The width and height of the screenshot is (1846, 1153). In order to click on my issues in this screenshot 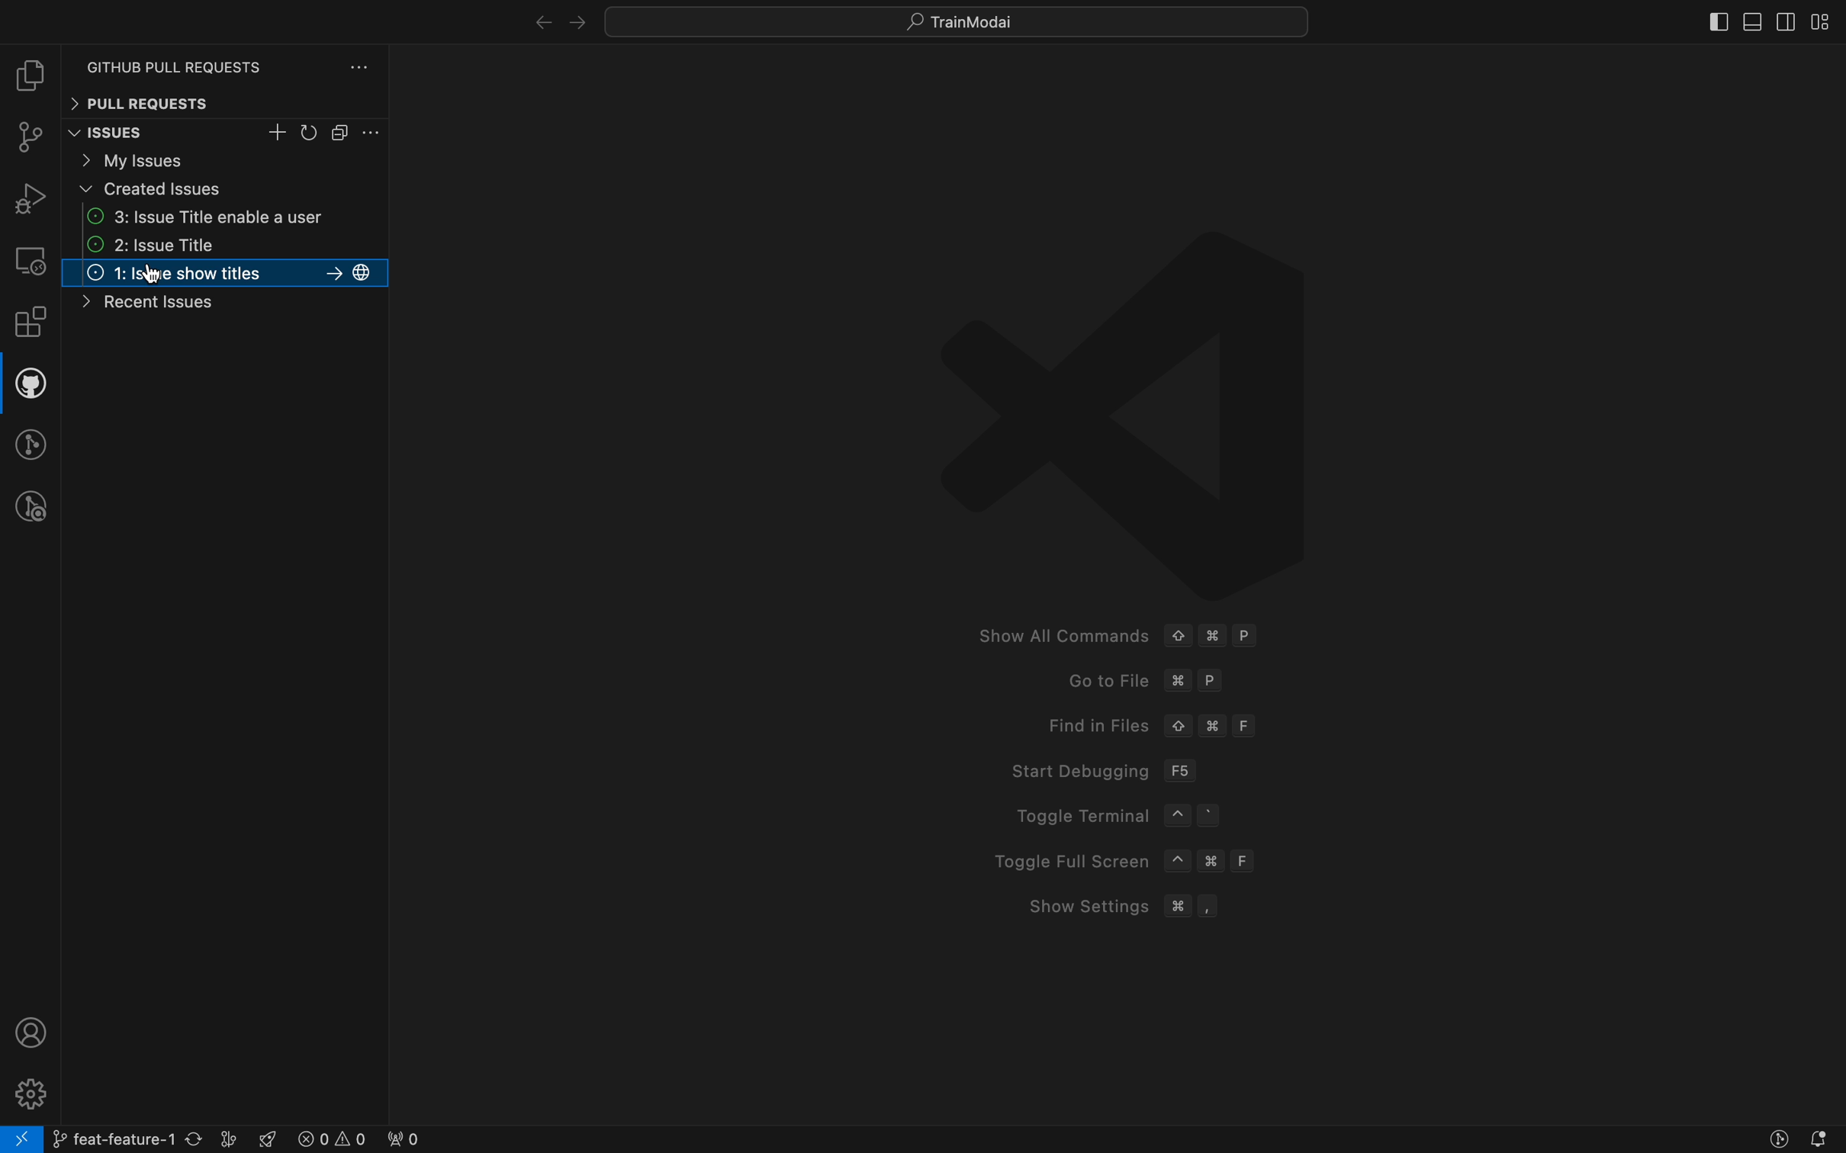, I will do `click(226, 159)`.